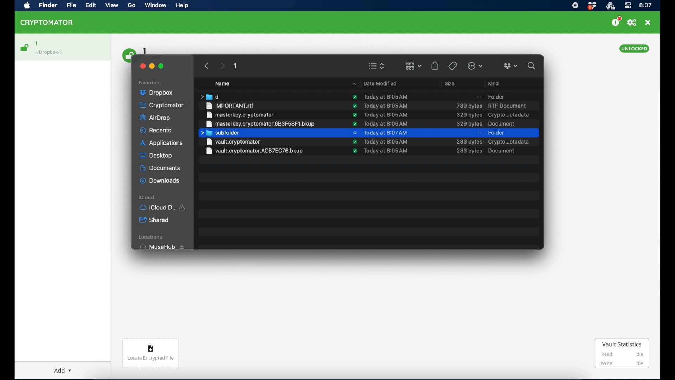 The width and height of the screenshot is (675, 380). What do you see at coordinates (260, 123) in the screenshot?
I see `file name` at bounding box center [260, 123].